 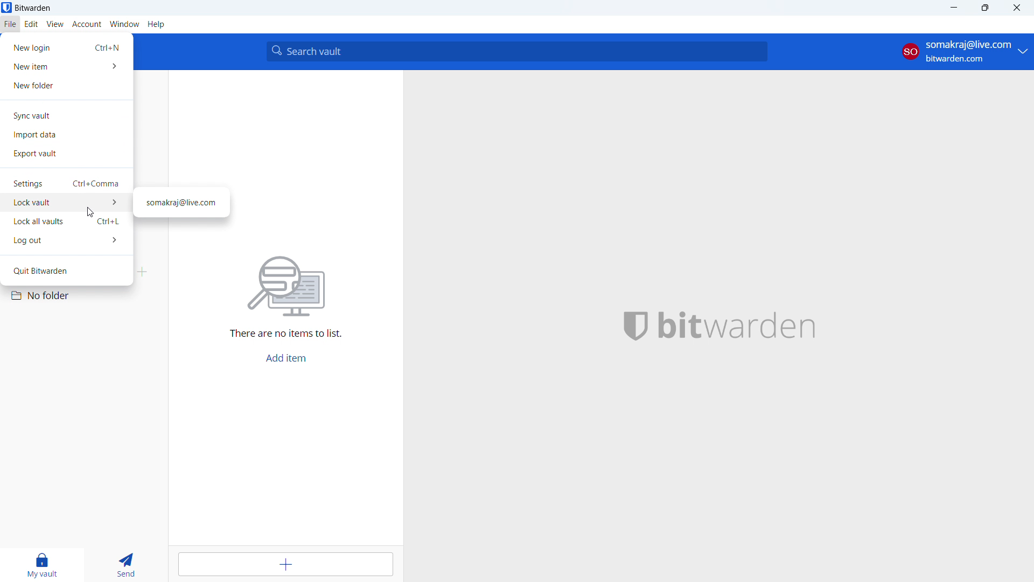 What do you see at coordinates (67, 116) in the screenshot?
I see `sync vault` at bounding box center [67, 116].